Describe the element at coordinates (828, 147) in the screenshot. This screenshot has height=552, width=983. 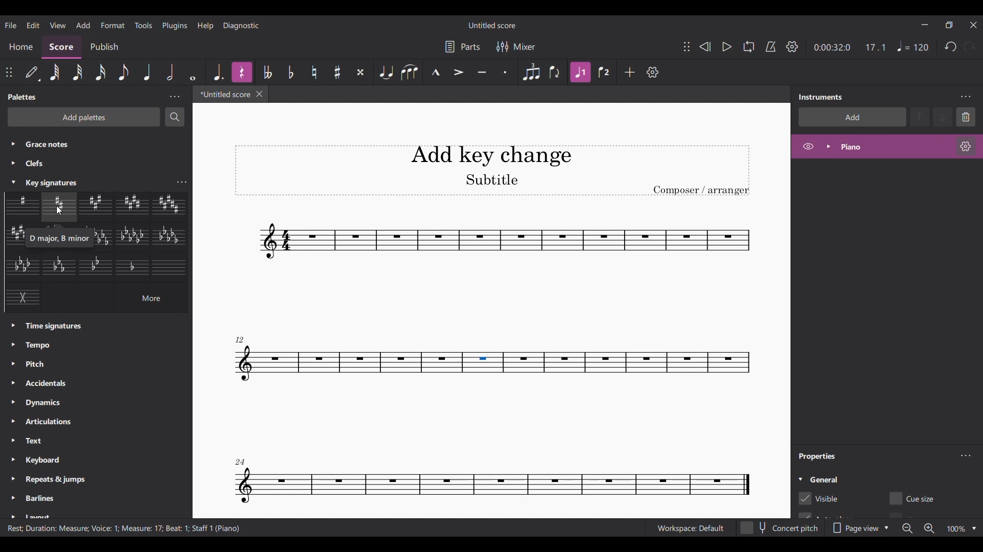
I see `Expand/Collapse Piano` at that location.